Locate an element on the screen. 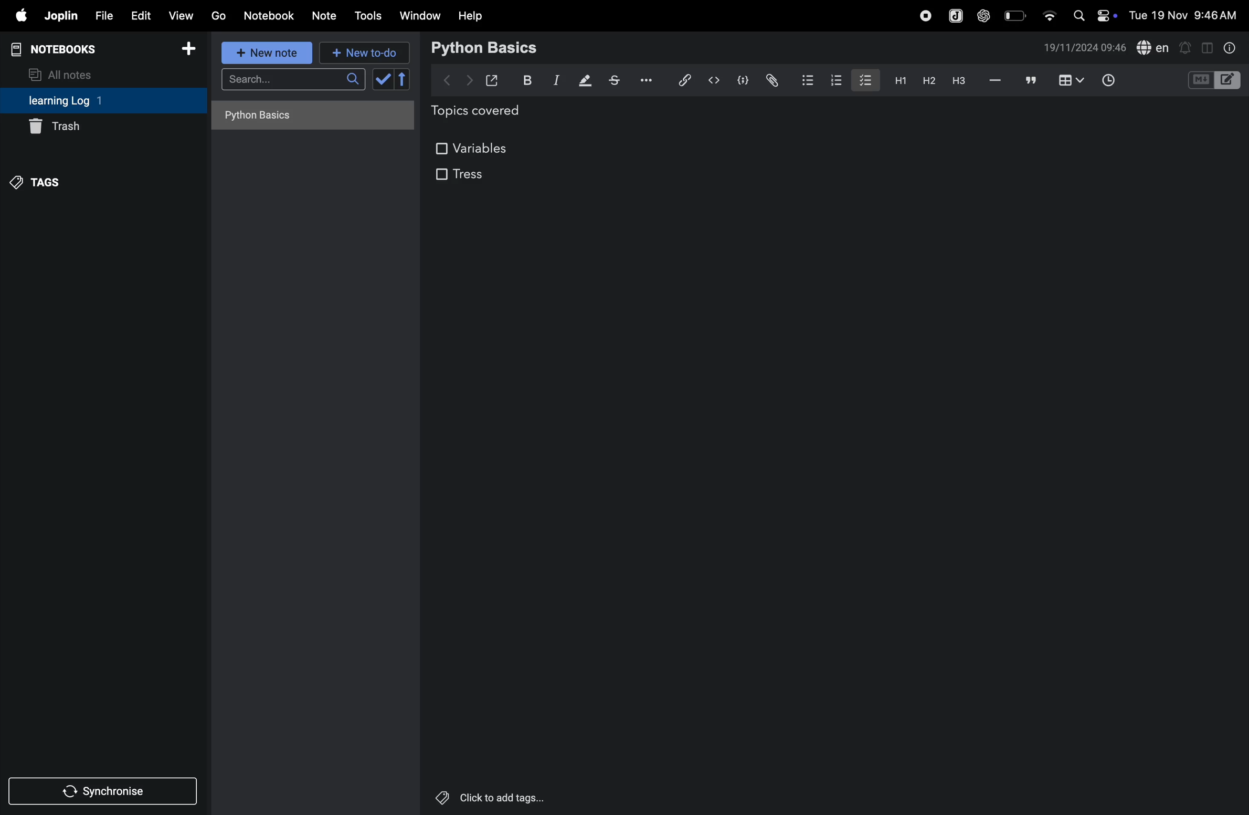 Image resolution: width=1249 pixels, height=815 pixels. search is located at coordinates (293, 82).